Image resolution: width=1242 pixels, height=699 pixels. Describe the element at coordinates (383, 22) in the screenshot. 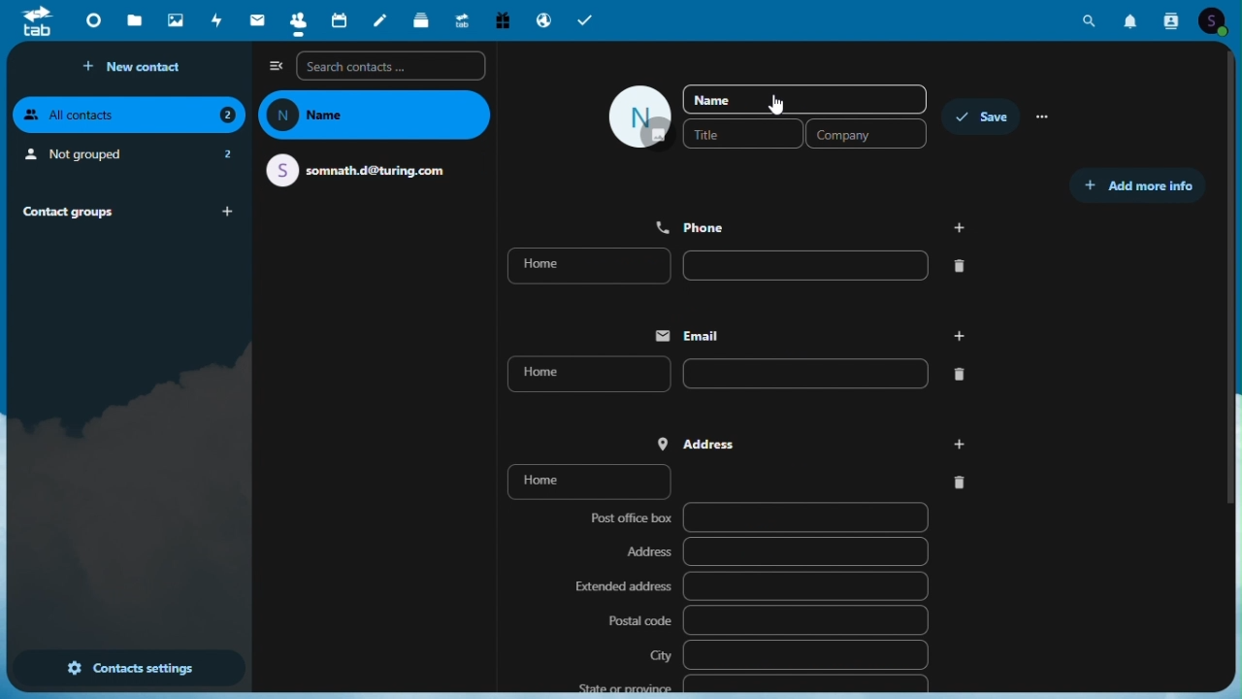

I see `Notes` at that location.